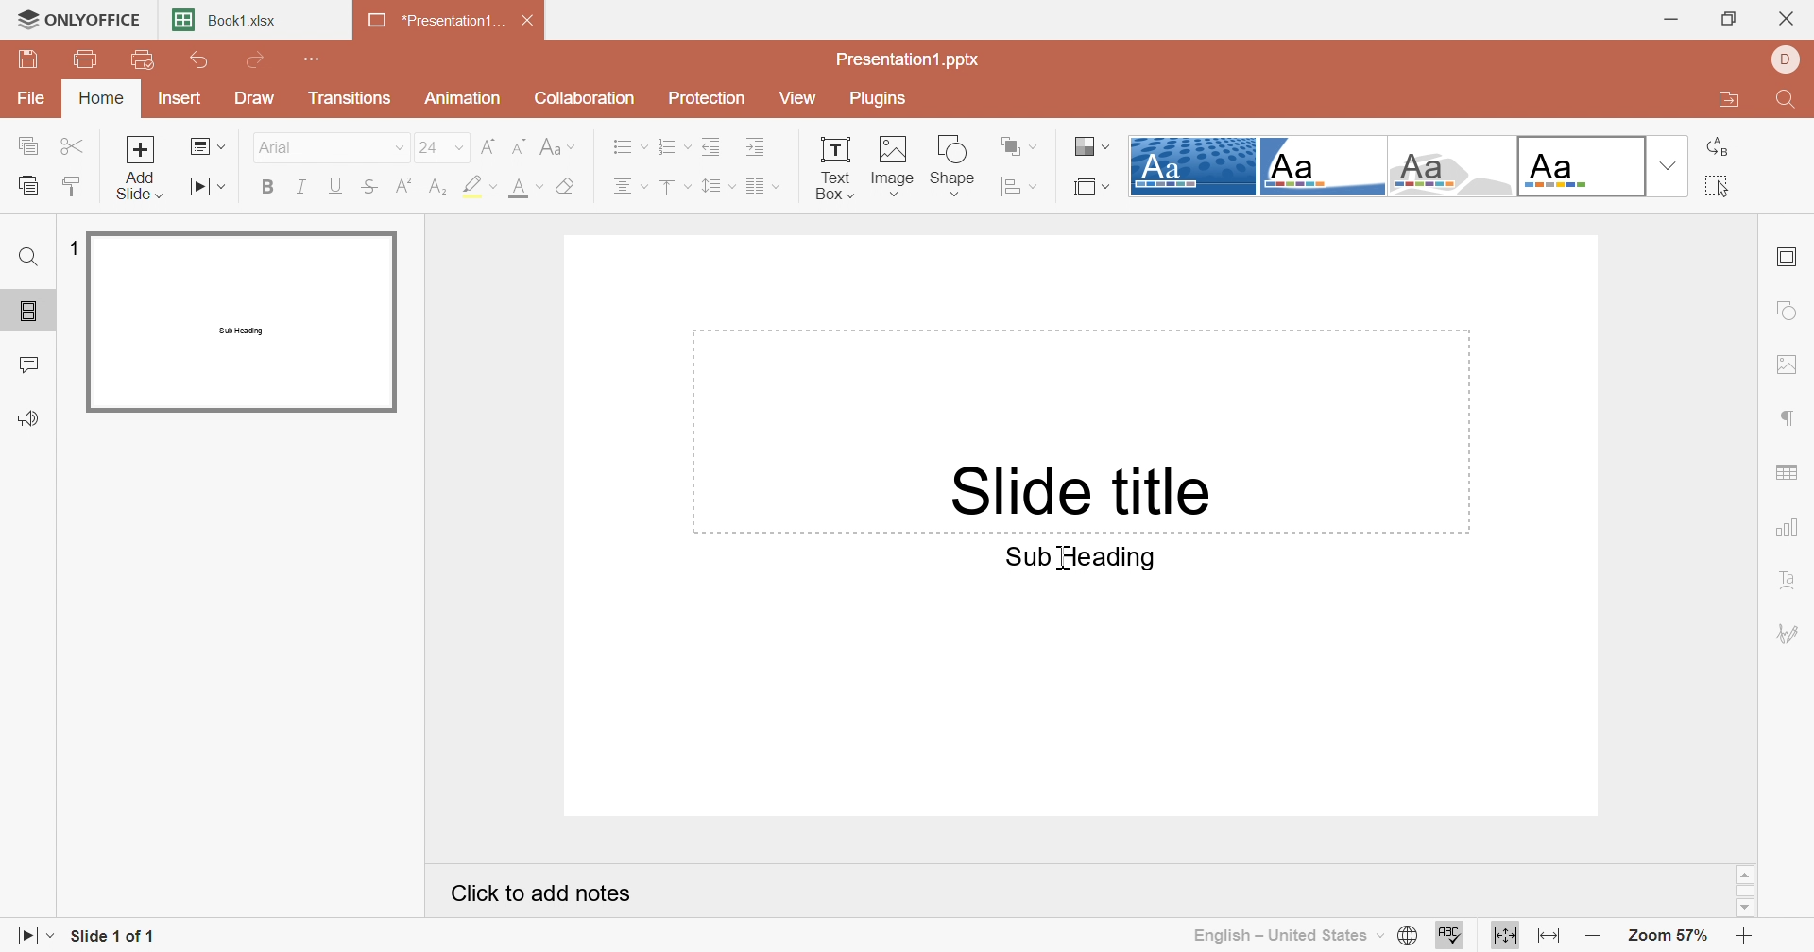 The width and height of the screenshot is (1814, 952). I want to click on Subscript, so click(440, 186).